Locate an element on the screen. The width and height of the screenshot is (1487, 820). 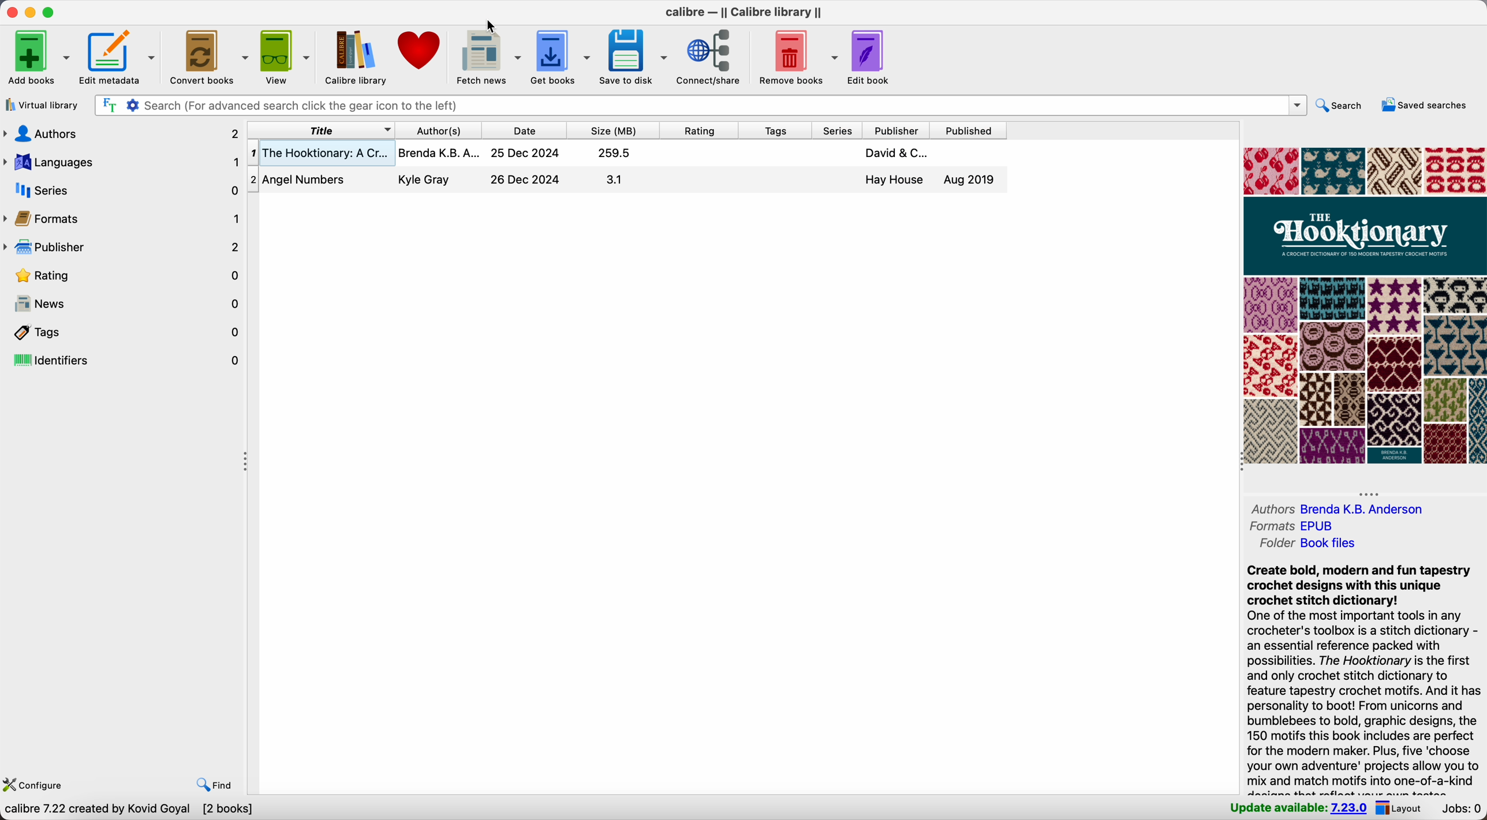
identifiers is located at coordinates (124, 361).